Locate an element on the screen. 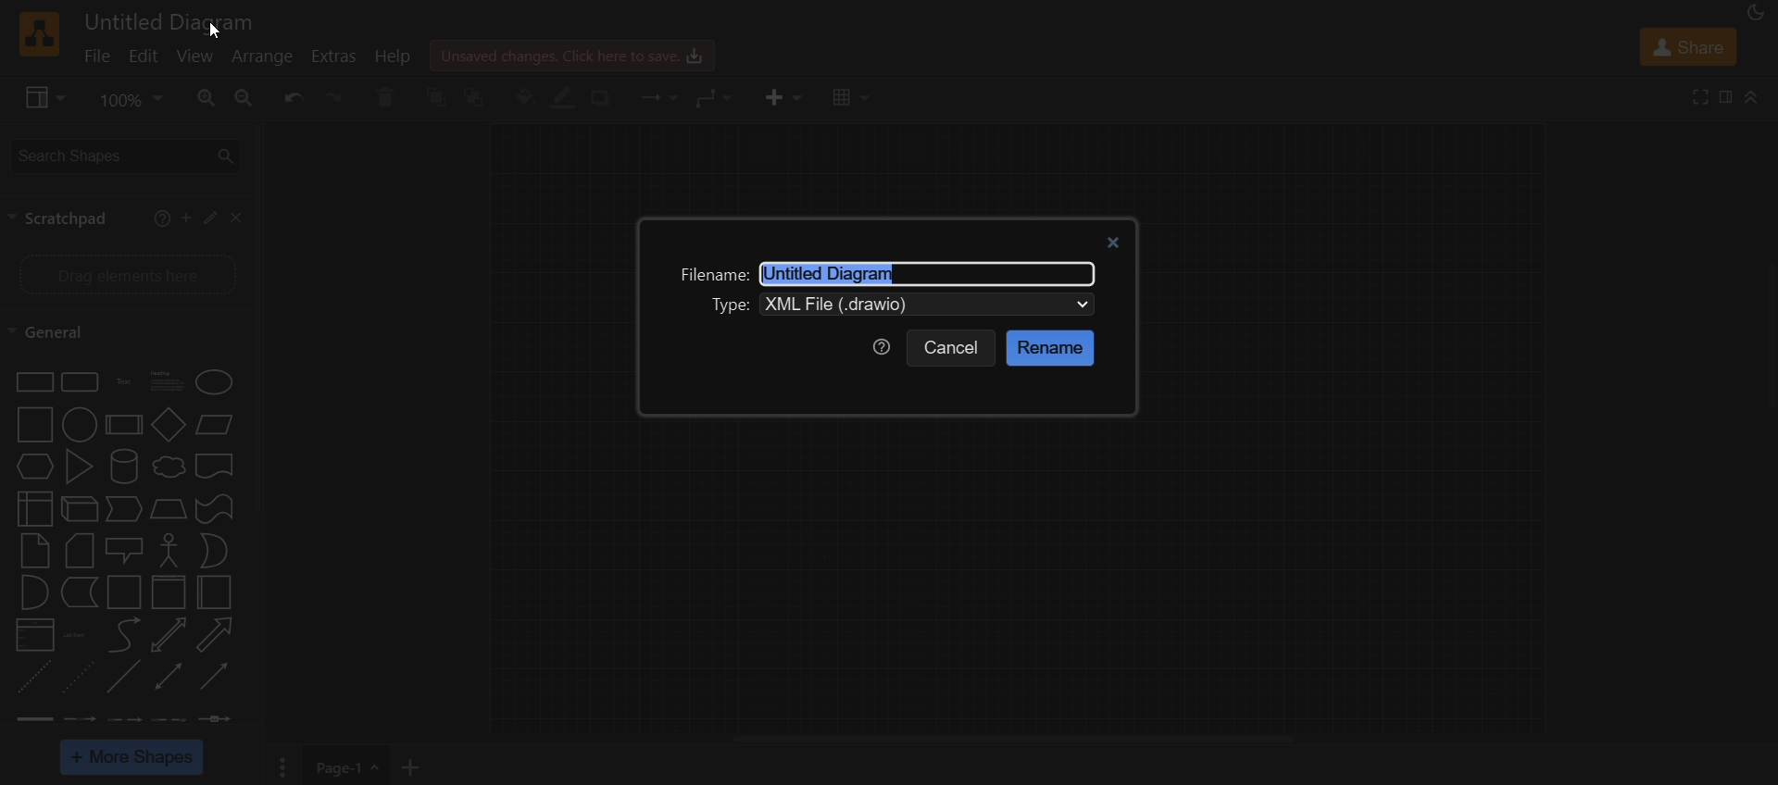 This screenshot has height=785, width=1778. zoom is located at coordinates (128, 102).